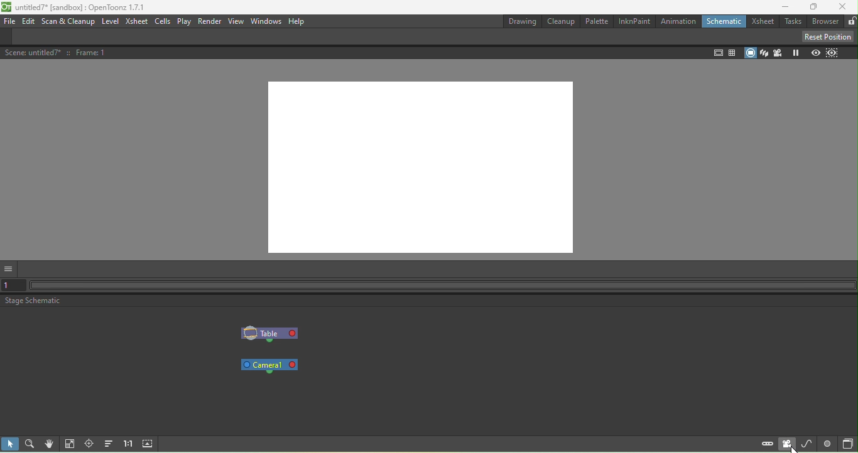  What do you see at coordinates (298, 21) in the screenshot?
I see `Help` at bounding box center [298, 21].